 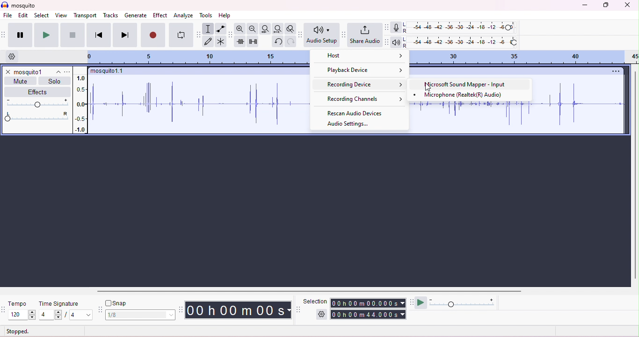 What do you see at coordinates (396, 28) in the screenshot?
I see `recording meter` at bounding box center [396, 28].